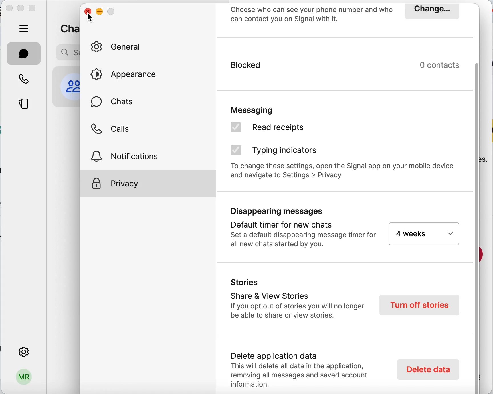  I want to click on how to change this settings, so click(344, 173).